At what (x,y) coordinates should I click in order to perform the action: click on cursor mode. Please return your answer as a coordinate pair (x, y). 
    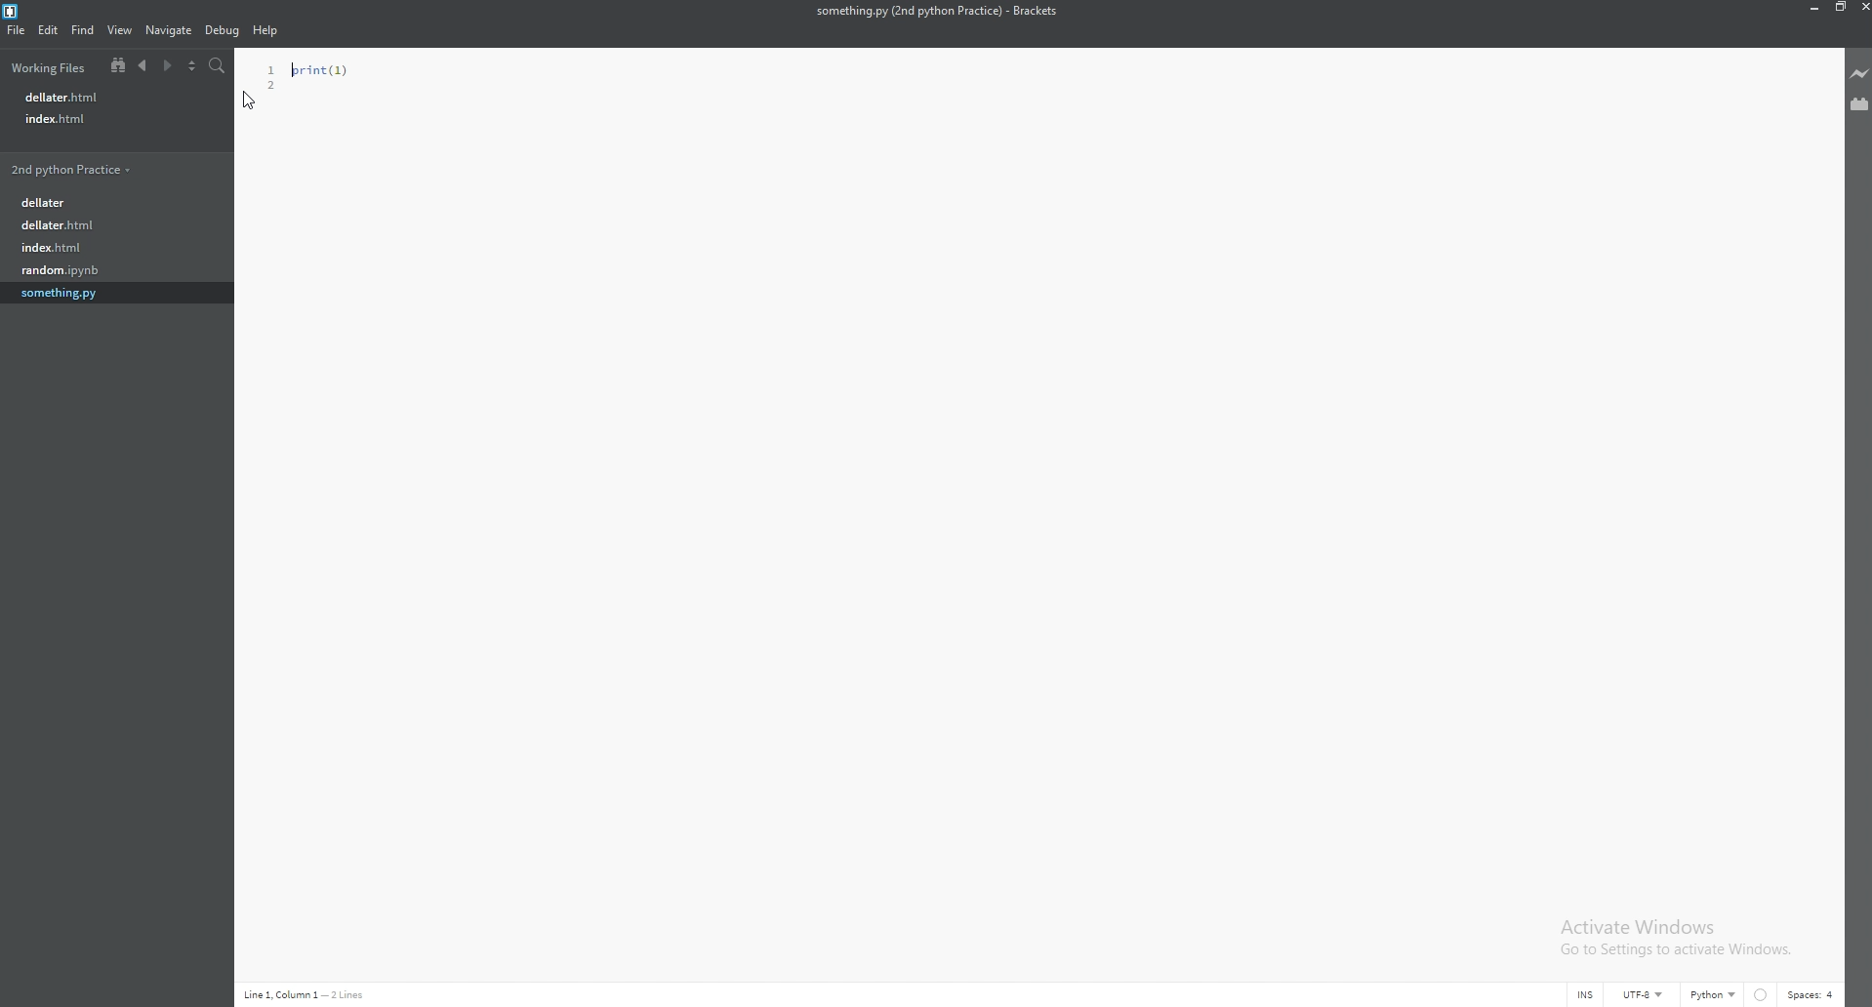
    Looking at the image, I should click on (1585, 994).